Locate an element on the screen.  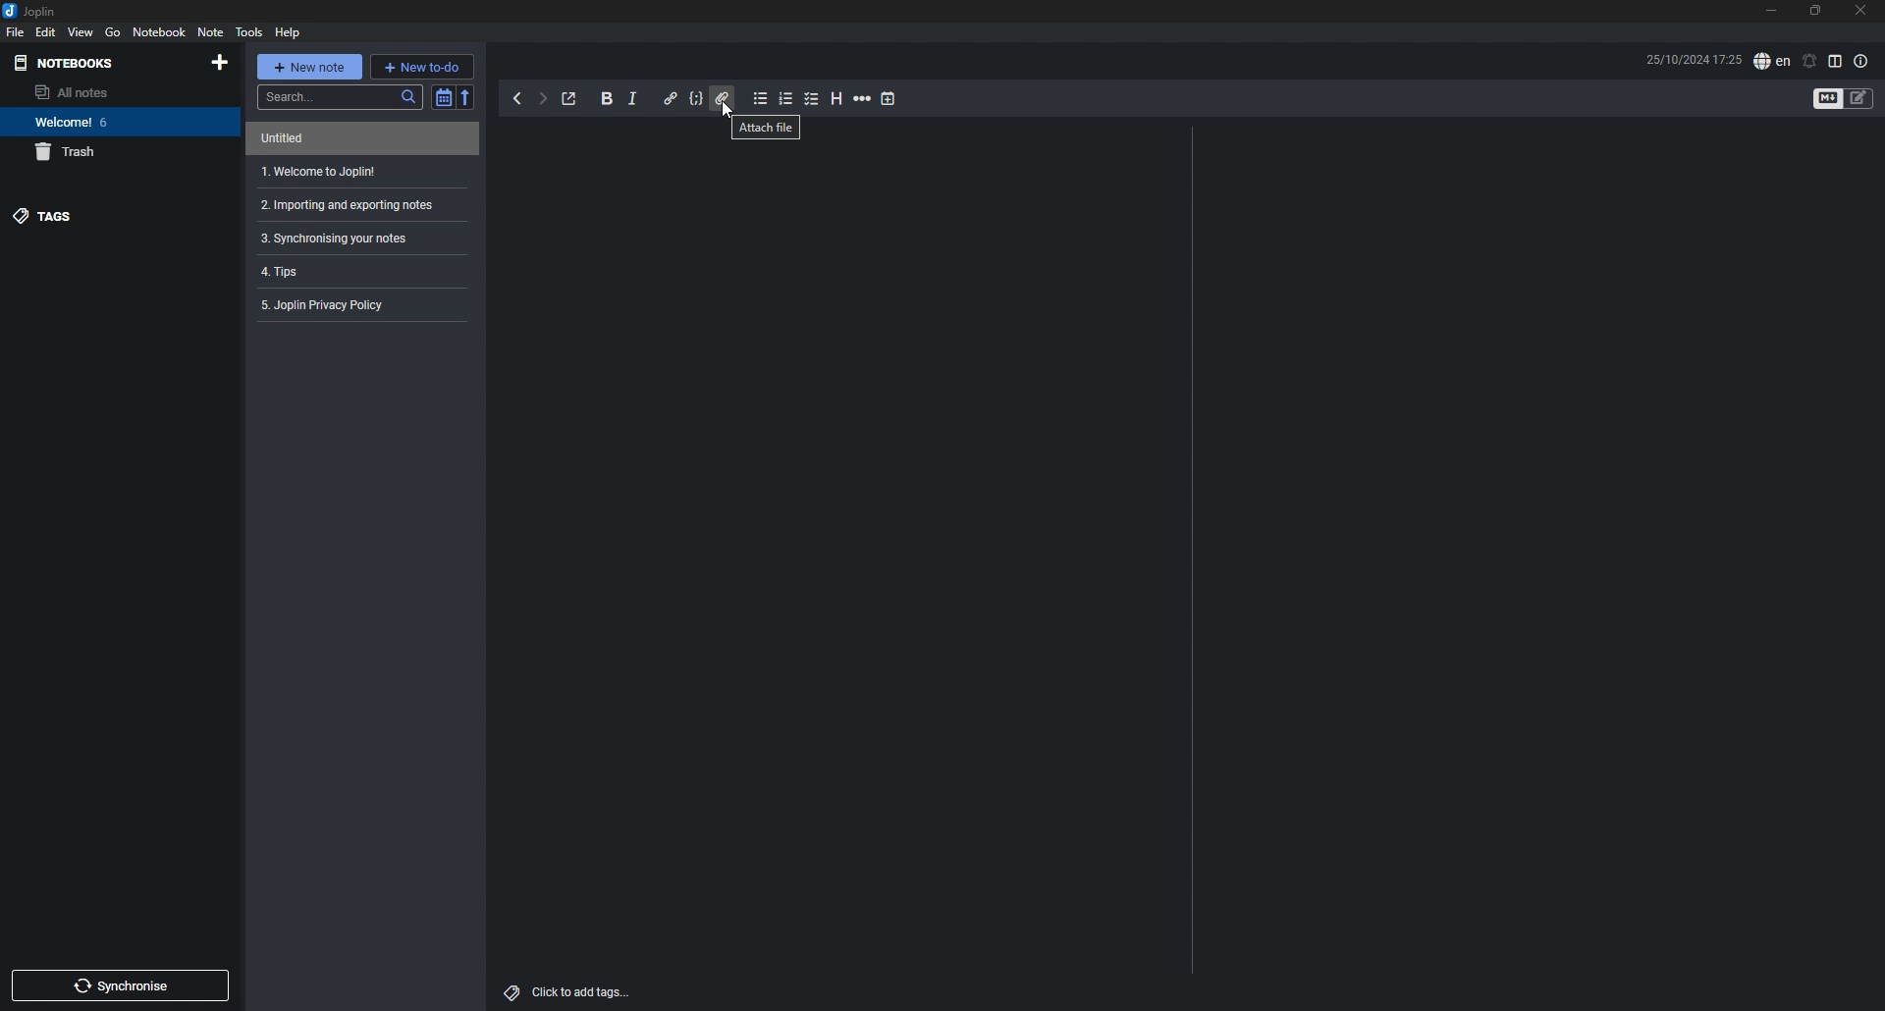
click to add tags is located at coordinates (571, 992).